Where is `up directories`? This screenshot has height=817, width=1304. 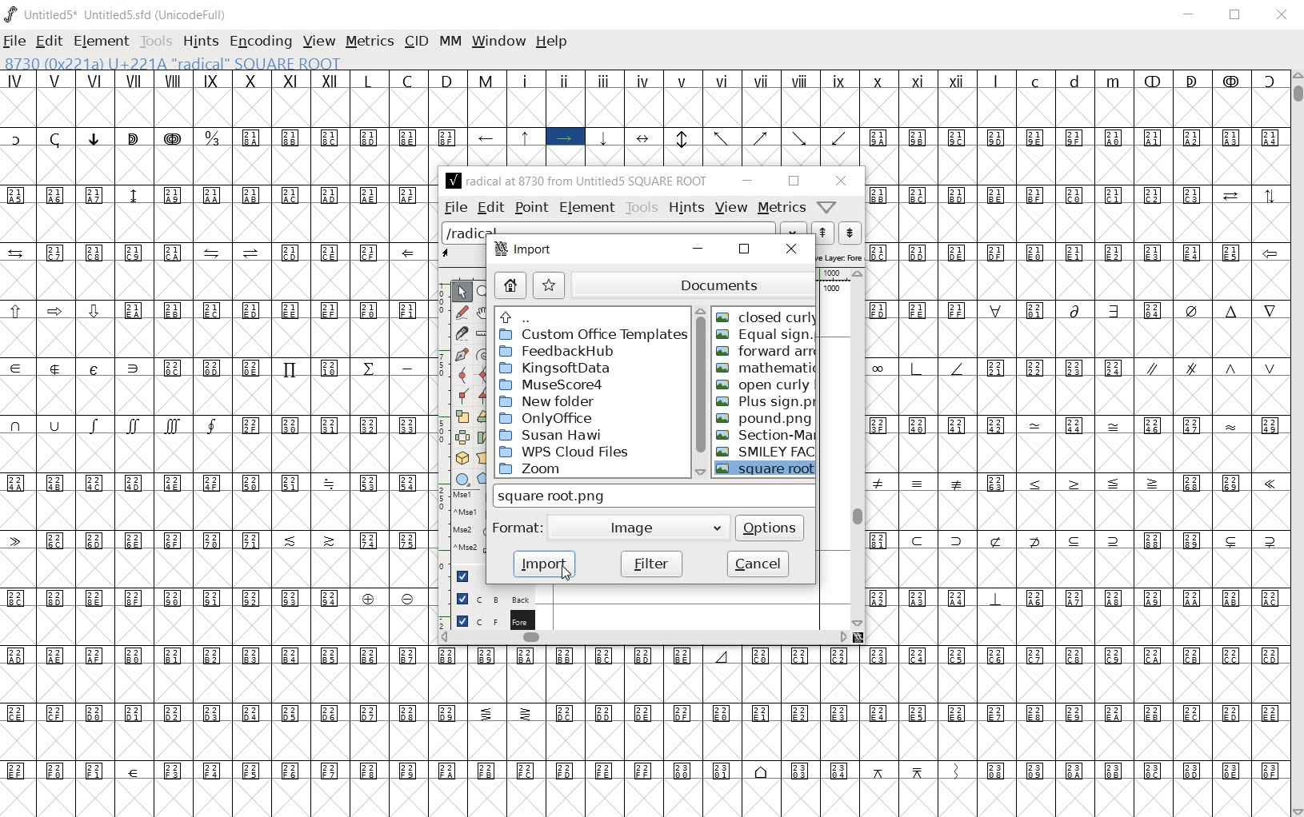
up directories is located at coordinates (590, 315).